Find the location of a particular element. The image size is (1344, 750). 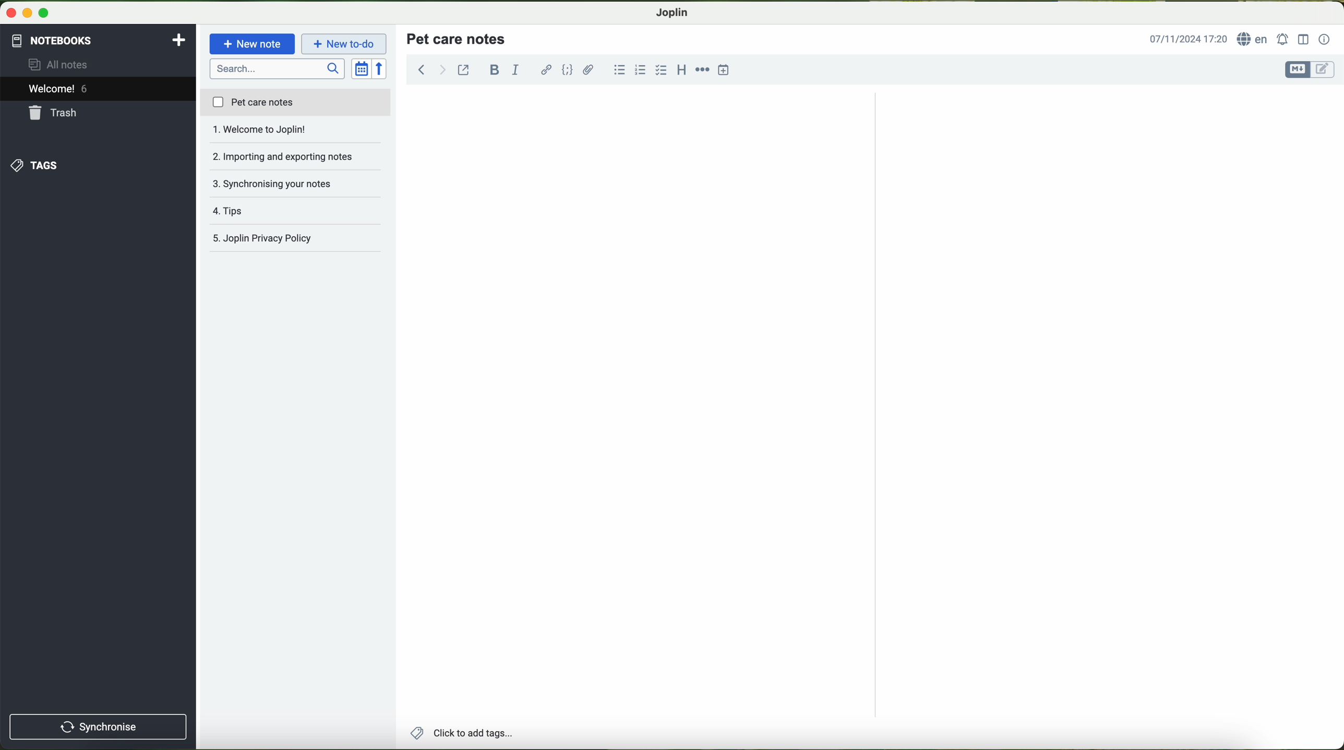

hour and date is located at coordinates (1187, 40).